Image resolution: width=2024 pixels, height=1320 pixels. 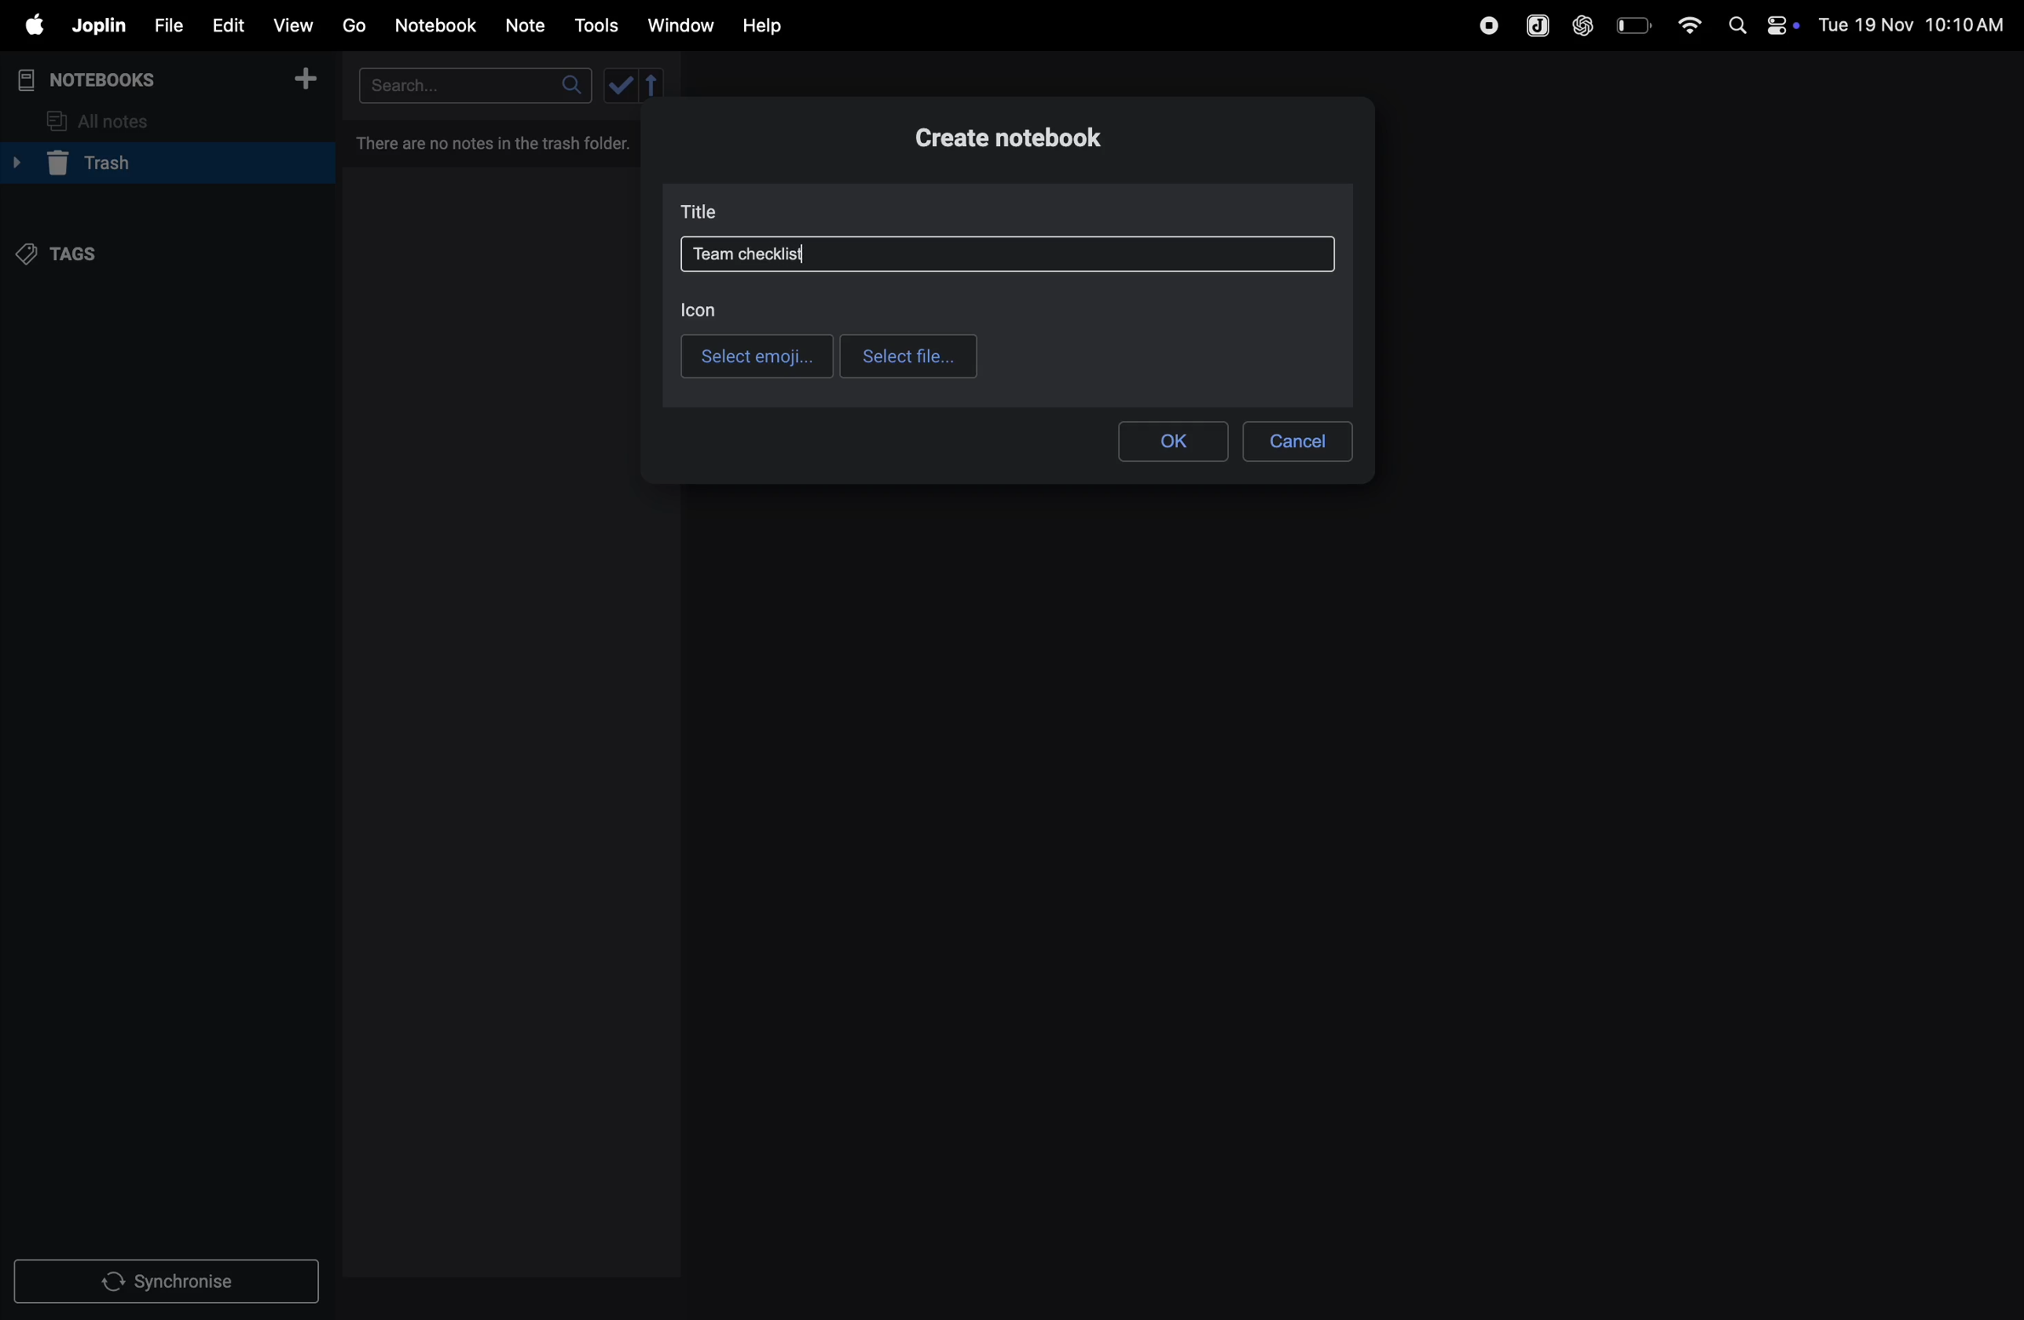 I want to click on edit, so click(x=228, y=24).